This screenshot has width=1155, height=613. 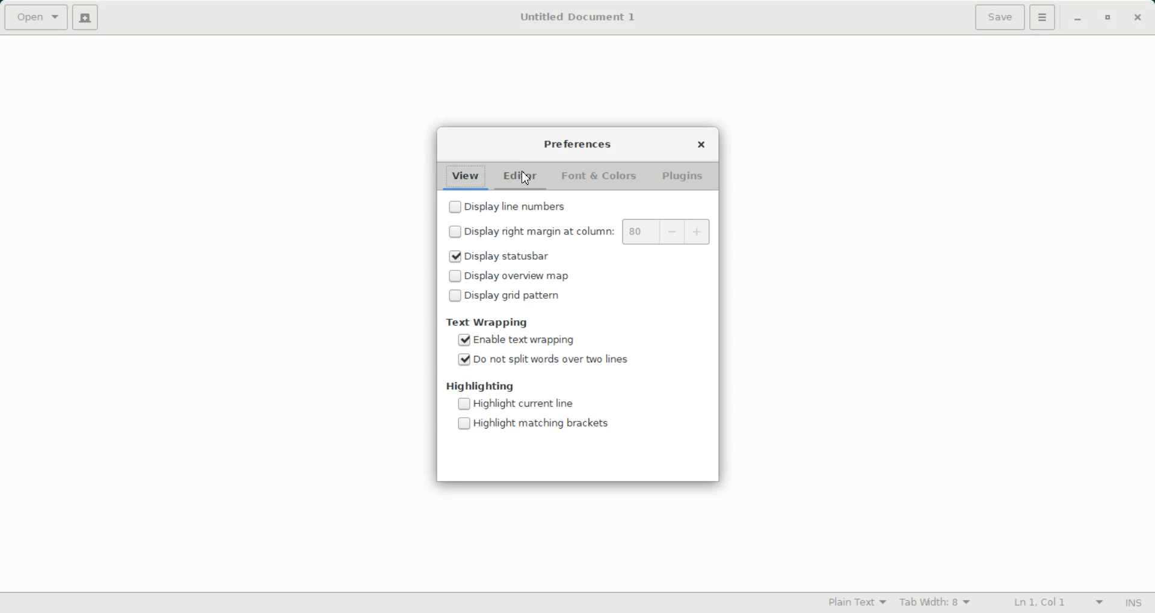 I want to click on Font & Colors, so click(x=597, y=177).